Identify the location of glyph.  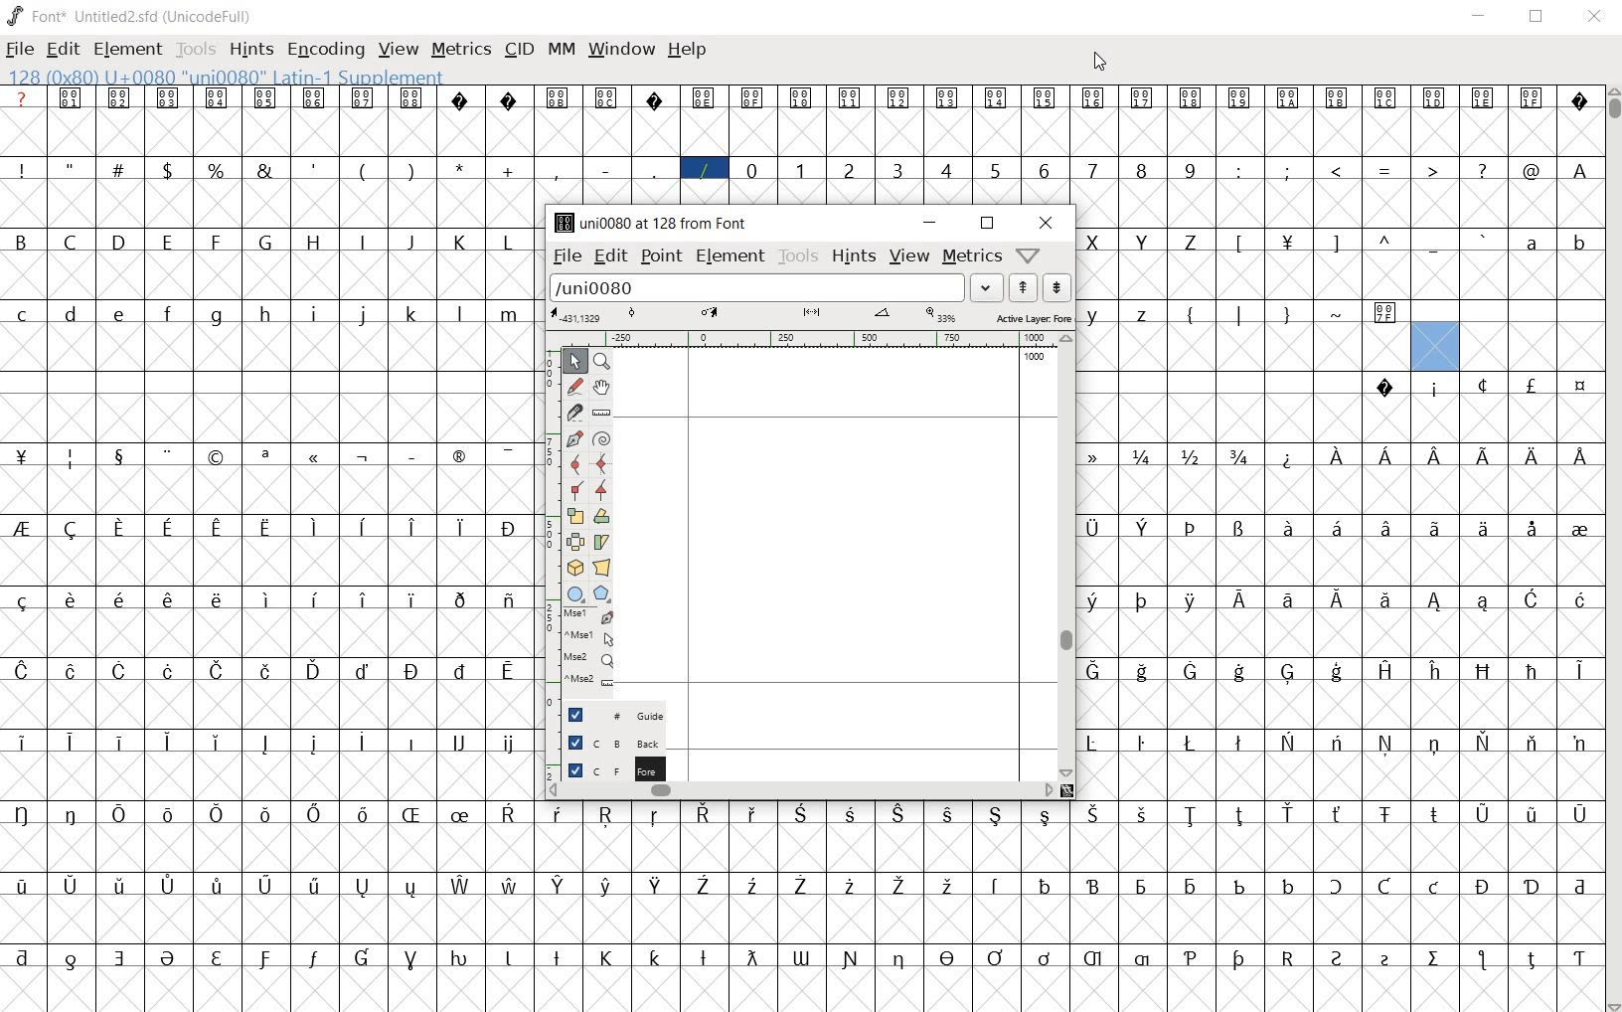
(118, 814).